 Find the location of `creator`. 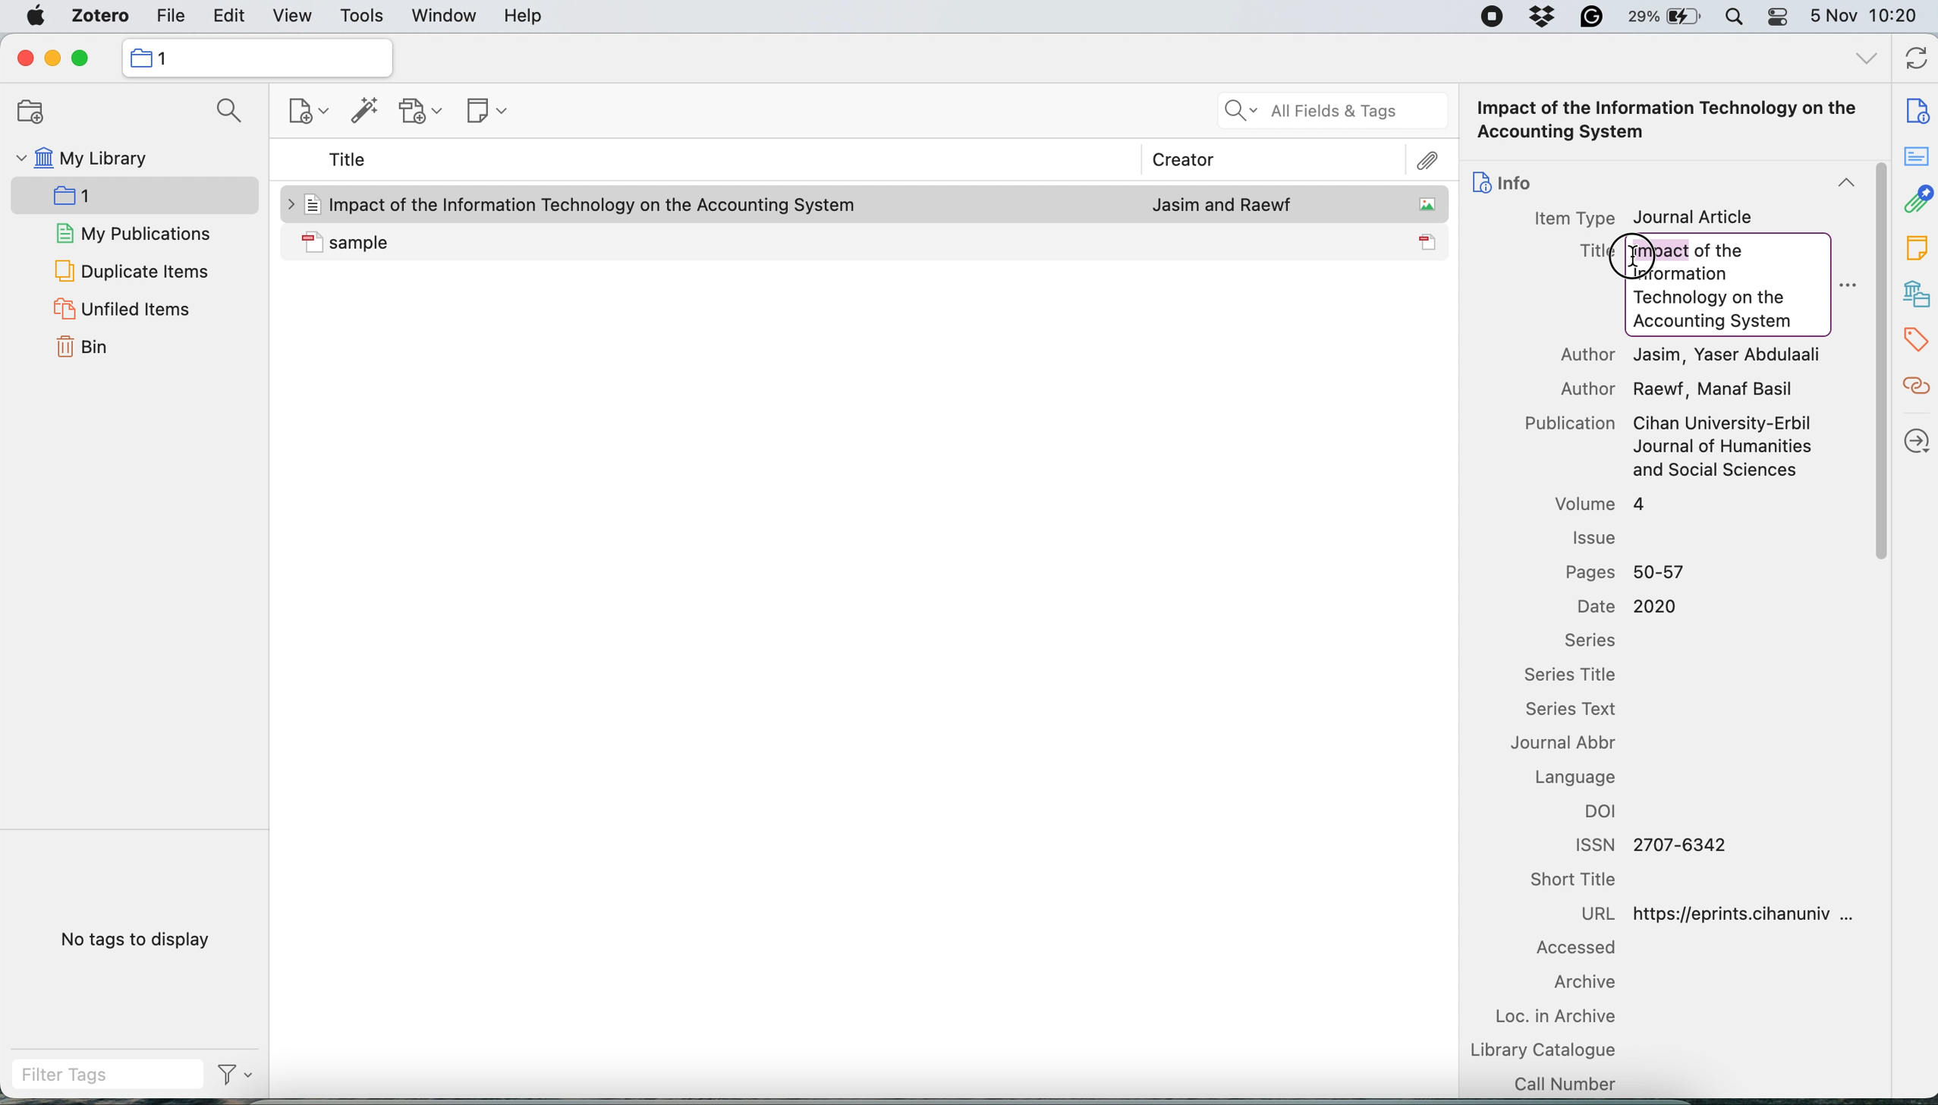

creator is located at coordinates (1184, 159).